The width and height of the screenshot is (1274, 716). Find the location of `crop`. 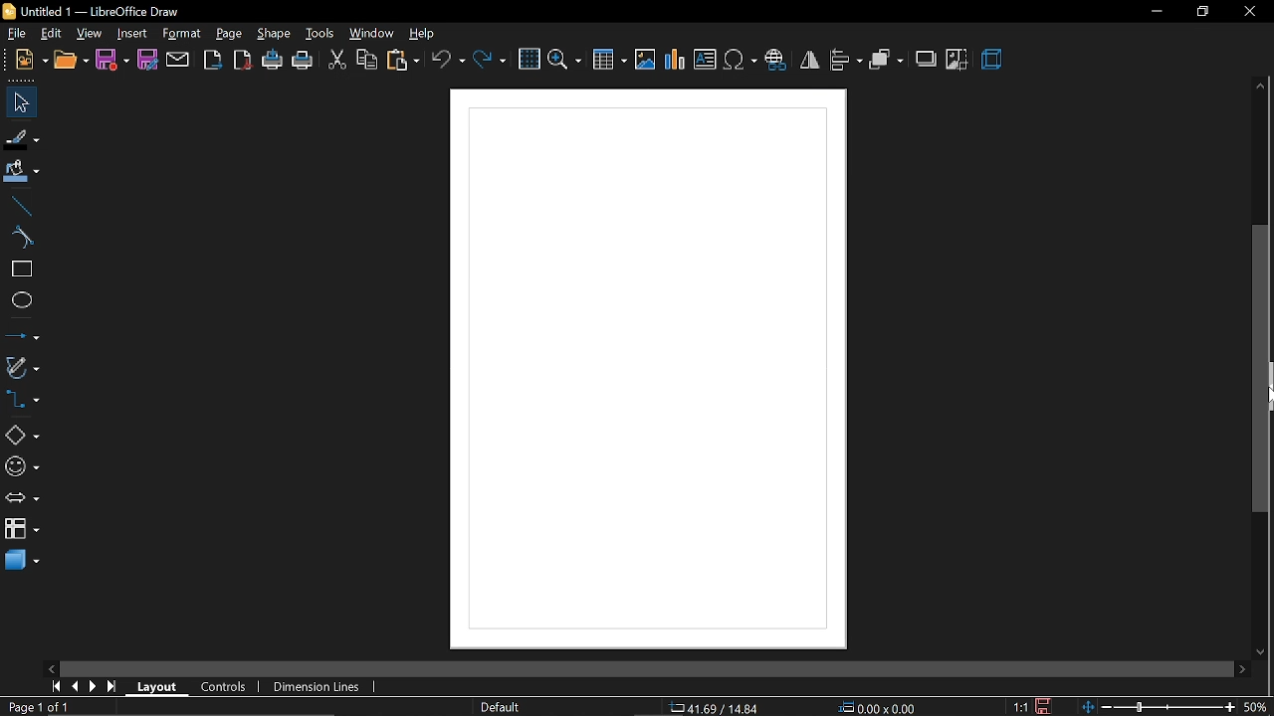

crop is located at coordinates (955, 60).